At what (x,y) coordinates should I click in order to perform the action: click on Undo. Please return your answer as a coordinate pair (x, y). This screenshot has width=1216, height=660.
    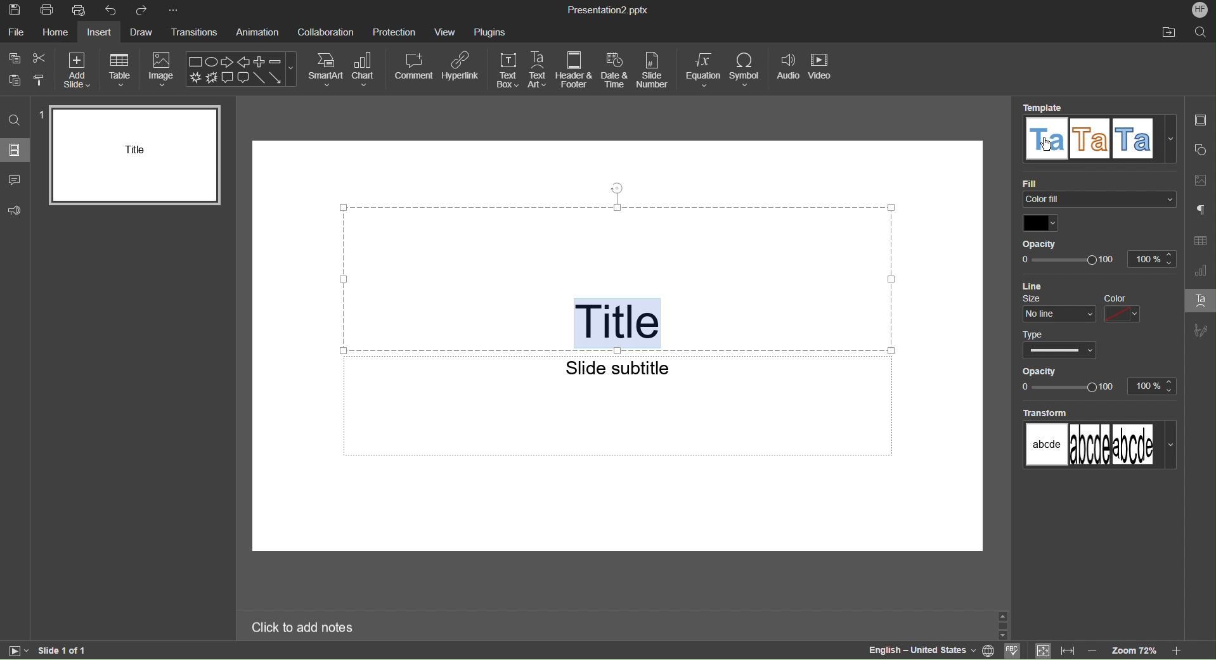
    Looking at the image, I should click on (111, 10).